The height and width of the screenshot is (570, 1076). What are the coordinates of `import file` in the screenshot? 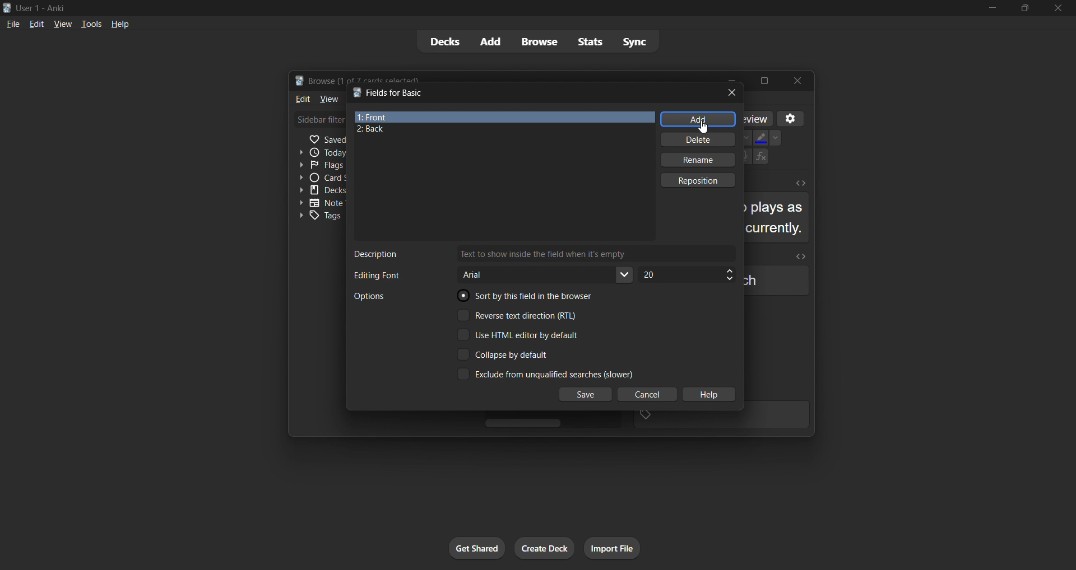 It's located at (615, 548).